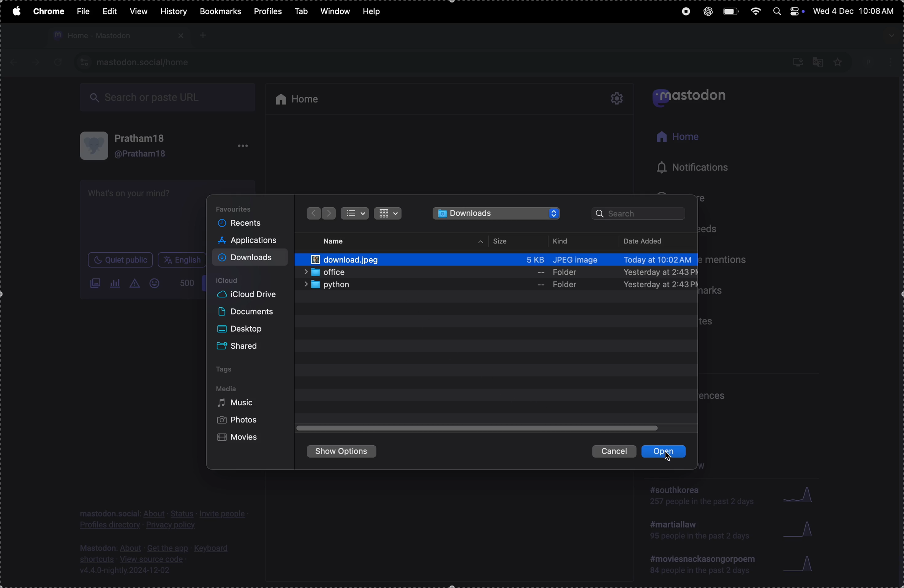 The height and width of the screenshot is (588, 904). I want to click on i cloud, so click(236, 280).